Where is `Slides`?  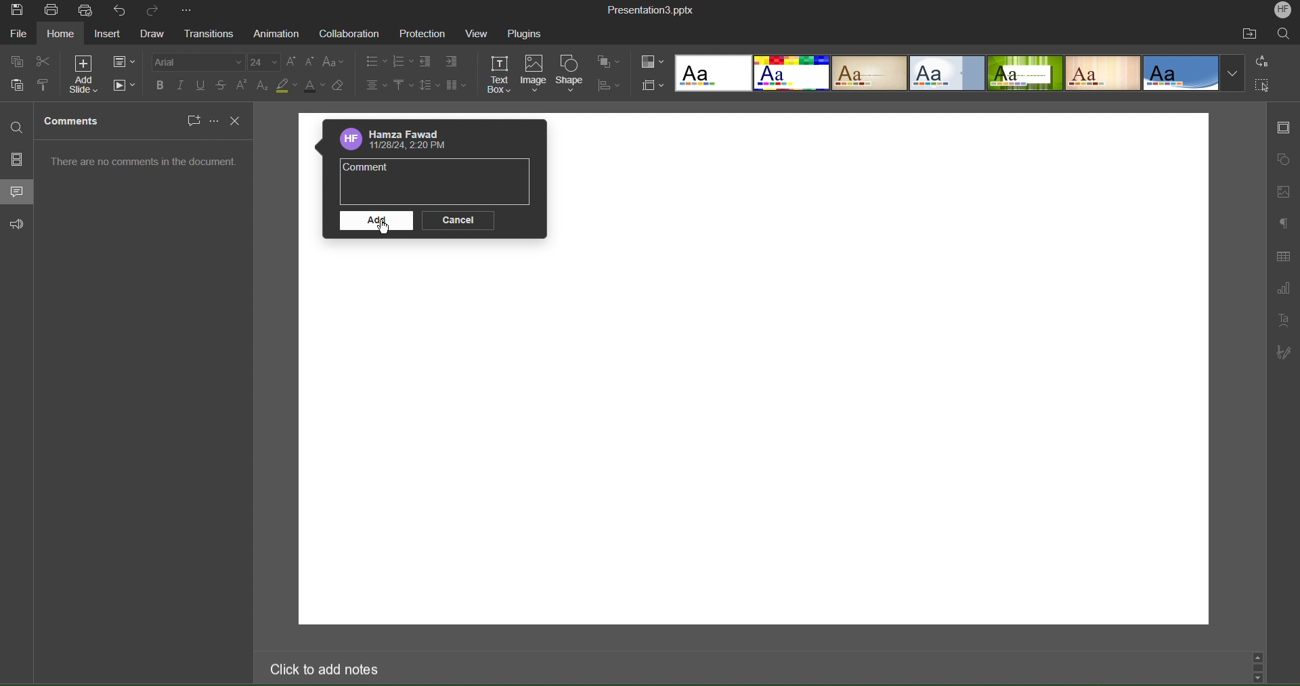 Slides is located at coordinates (18, 159).